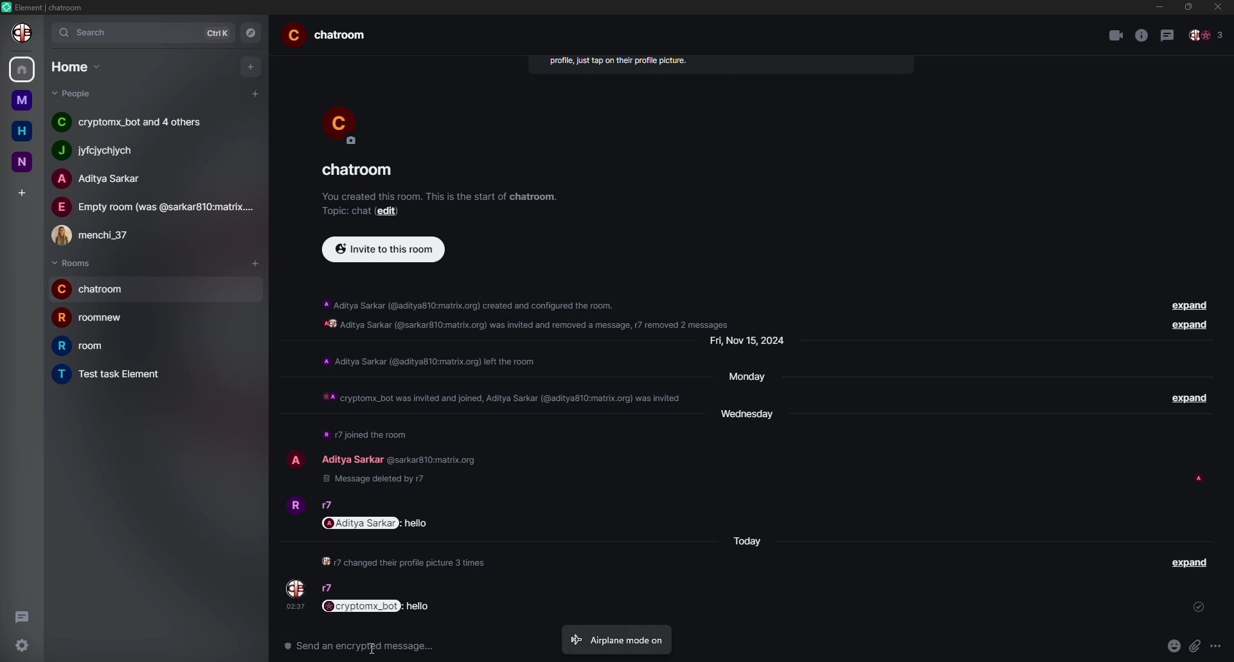  Describe the element at coordinates (21, 190) in the screenshot. I see `add` at that location.